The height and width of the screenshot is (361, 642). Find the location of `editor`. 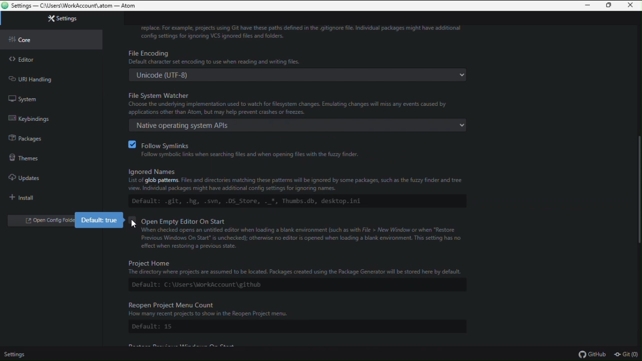

editor is located at coordinates (38, 61).